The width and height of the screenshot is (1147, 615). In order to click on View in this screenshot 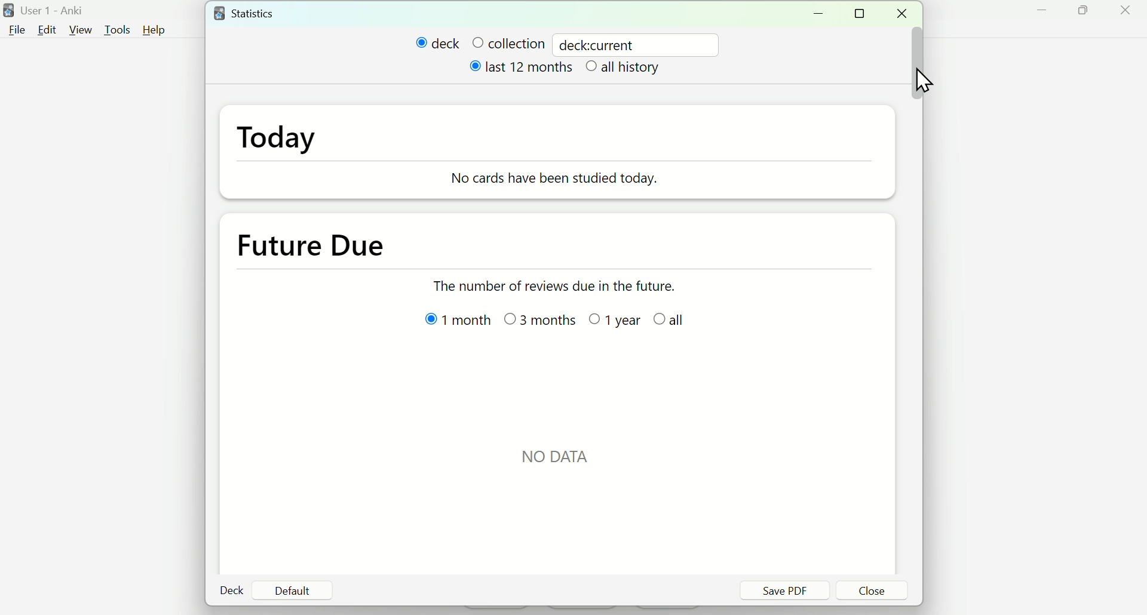, I will do `click(81, 28)`.